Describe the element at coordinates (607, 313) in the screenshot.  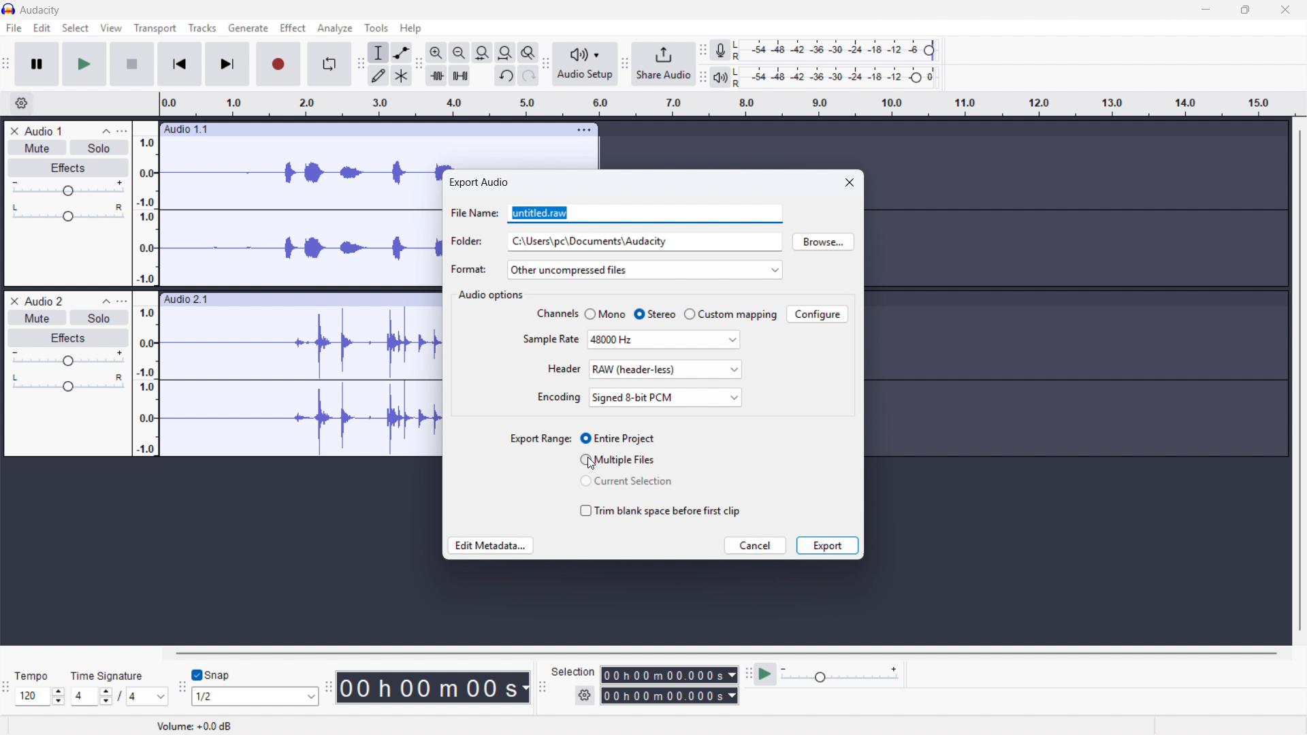
I see `Mono ` at that location.